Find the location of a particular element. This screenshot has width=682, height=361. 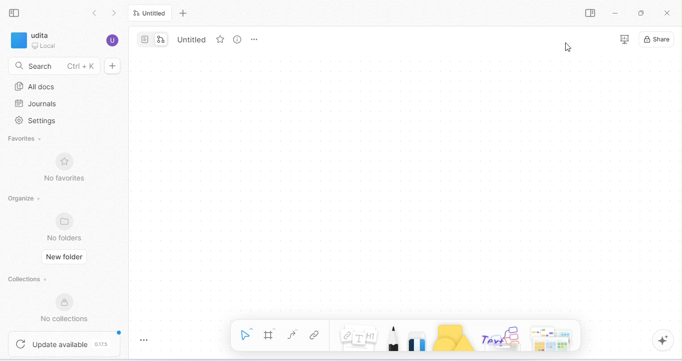

link is located at coordinates (318, 336).